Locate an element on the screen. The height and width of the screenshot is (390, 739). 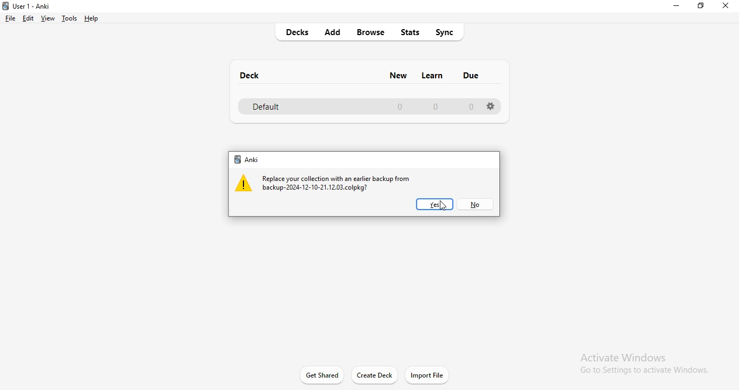
learn is located at coordinates (433, 74).